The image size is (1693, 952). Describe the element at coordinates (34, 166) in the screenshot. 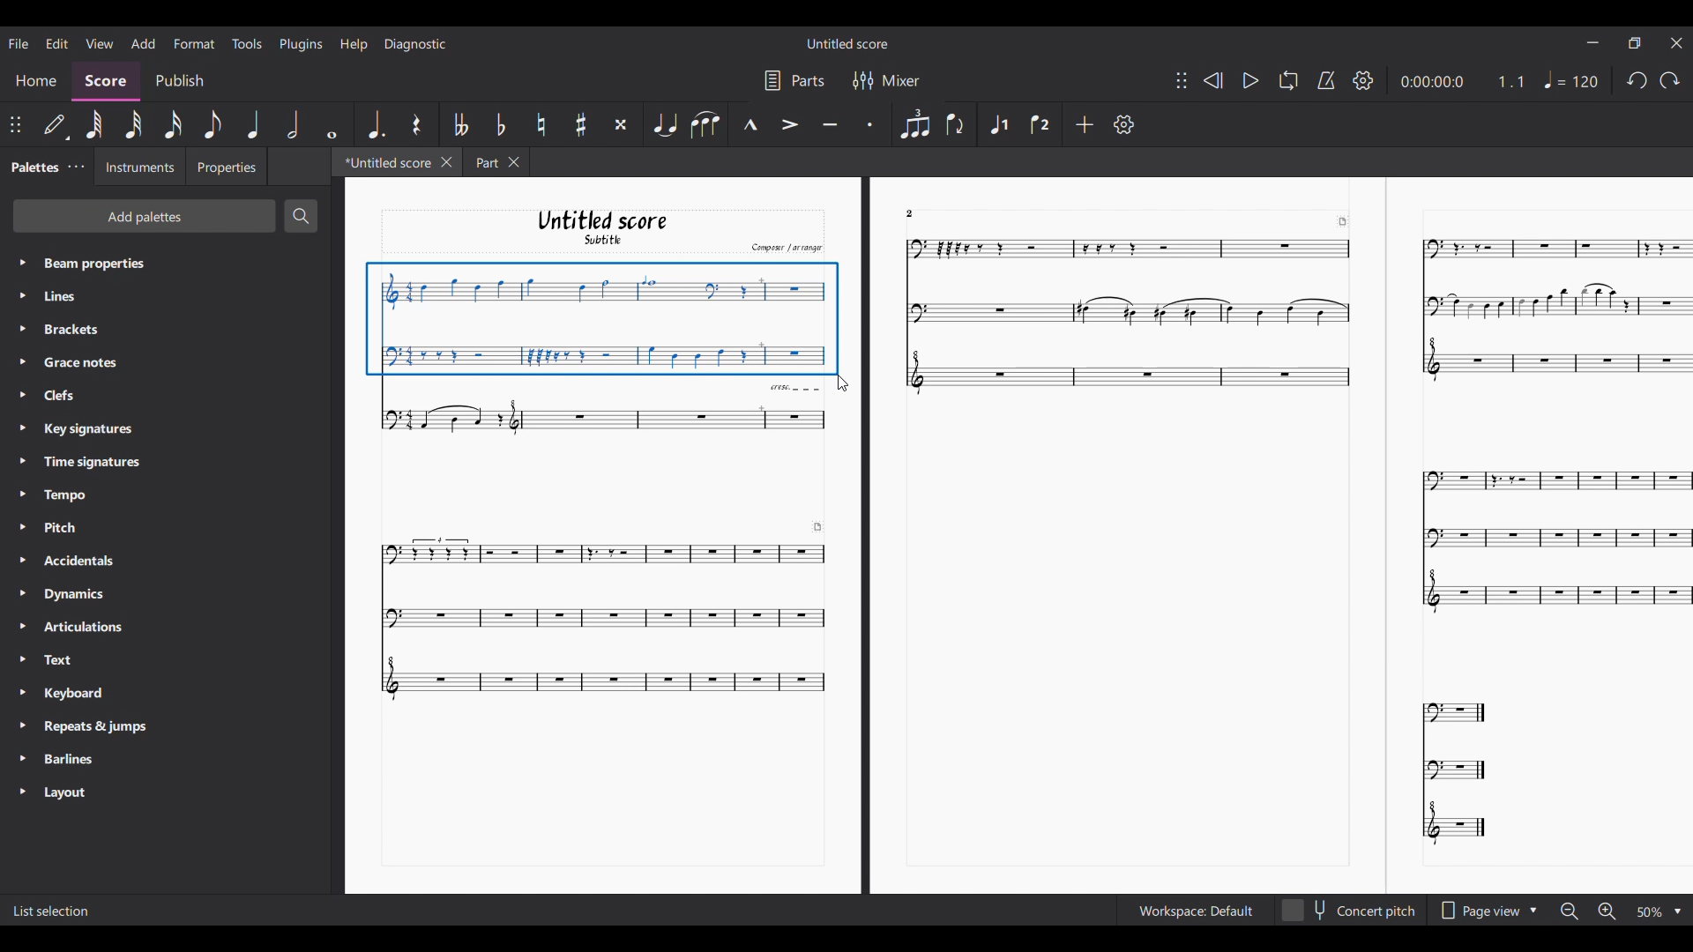

I see `Palette tab` at that location.